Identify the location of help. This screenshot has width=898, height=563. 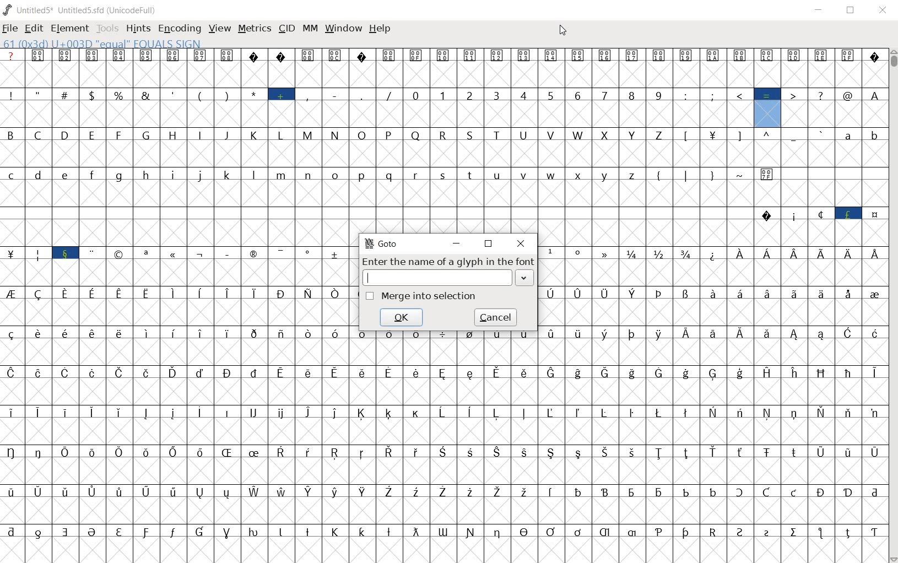
(379, 29).